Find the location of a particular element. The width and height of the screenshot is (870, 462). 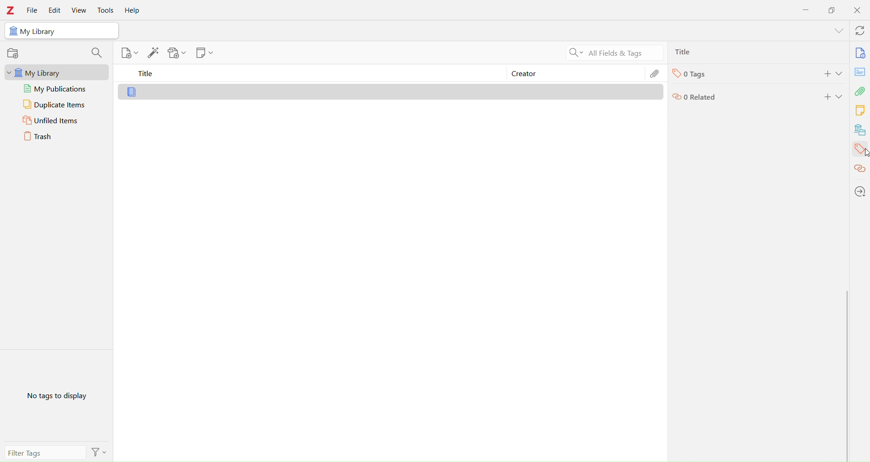

No Tags to Display is located at coordinates (61, 396).